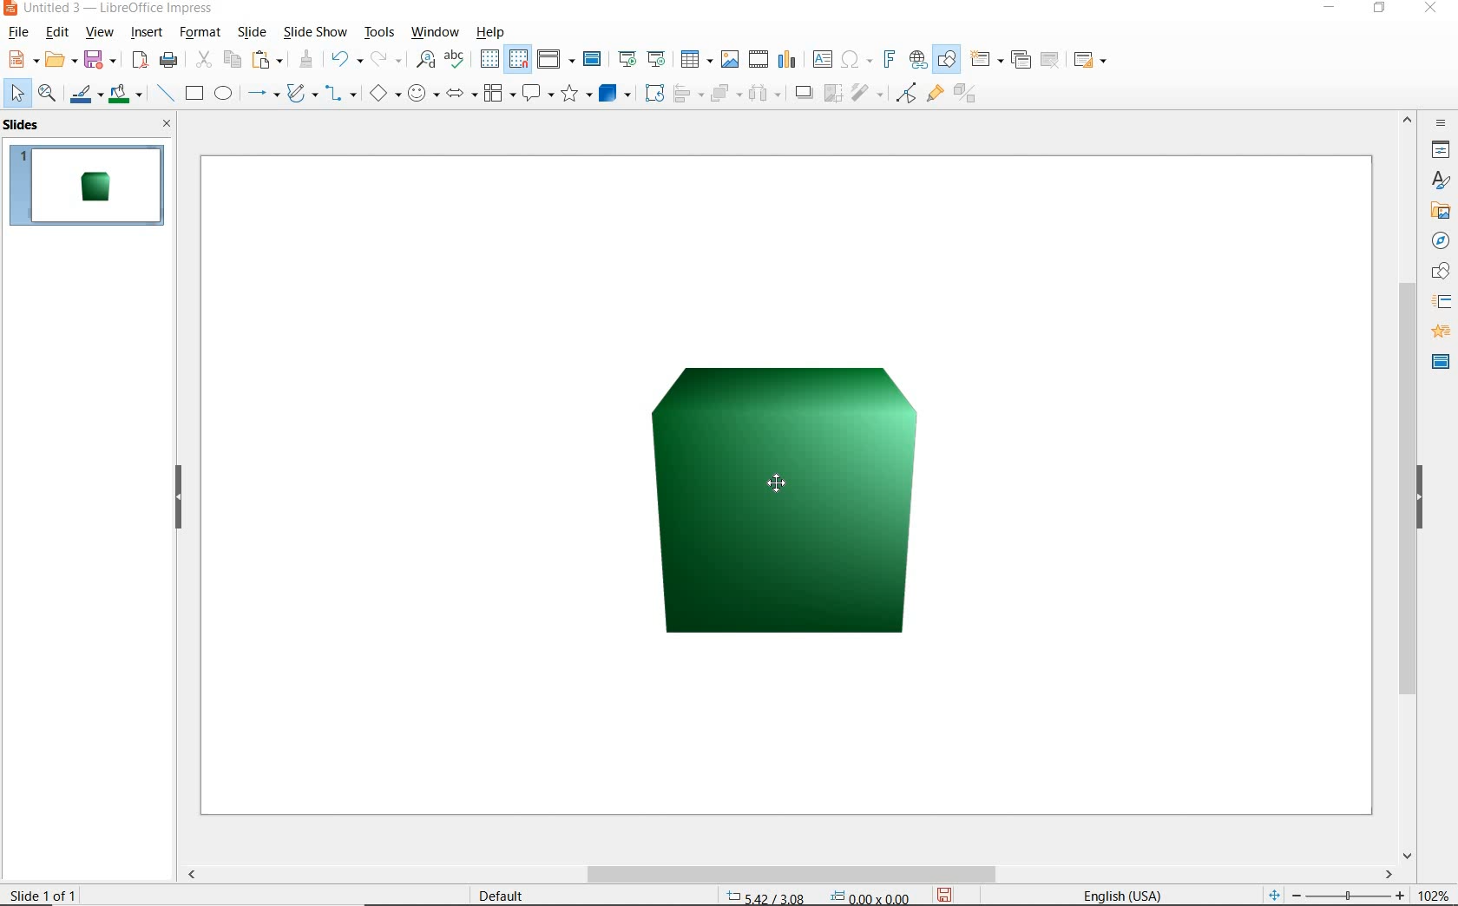 The image size is (1458, 906). What do you see at coordinates (1442, 305) in the screenshot?
I see `SSLIDE TRANSITION` at bounding box center [1442, 305].